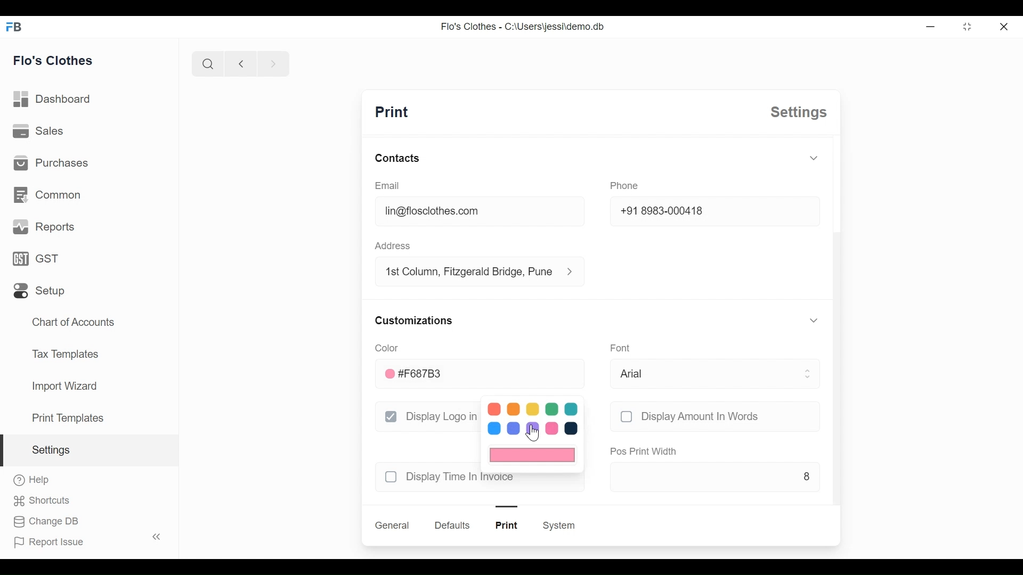 This screenshot has width=1023, height=575. I want to click on defaults, so click(453, 525).